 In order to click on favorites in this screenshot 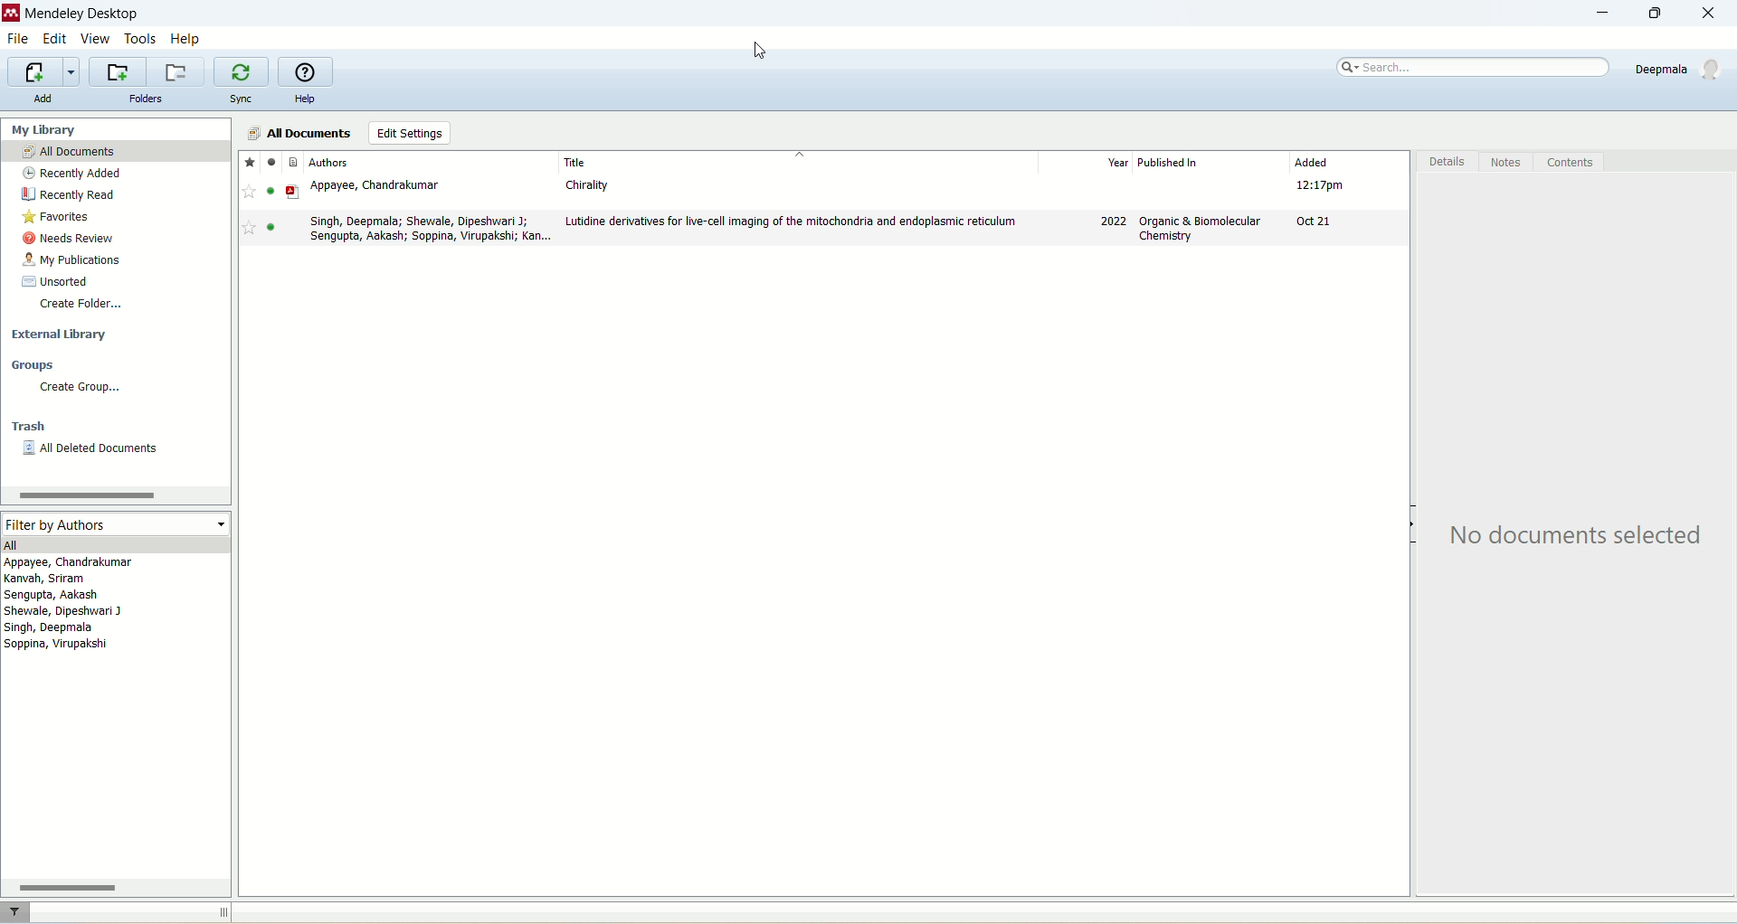, I will do `click(62, 218)`.